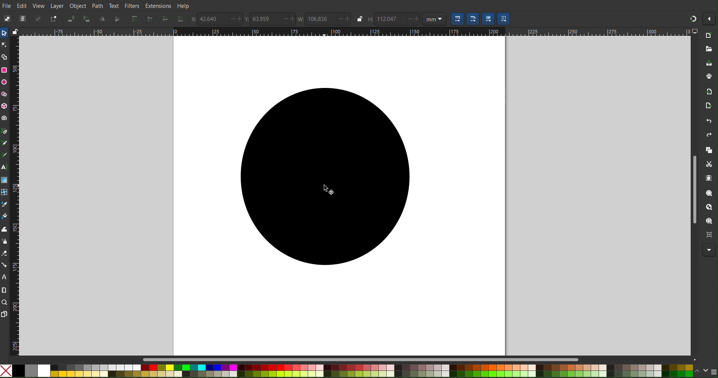 The image size is (718, 378). Describe the element at coordinates (77, 5) in the screenshot. I see `Object` at that location.